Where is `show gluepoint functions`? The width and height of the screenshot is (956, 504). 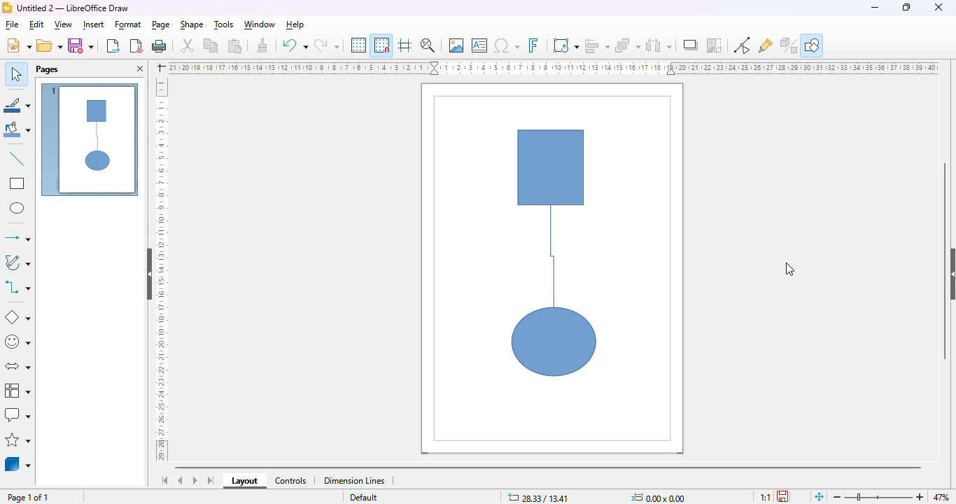
show gluepoint functions is located at coordinates (741, 45).